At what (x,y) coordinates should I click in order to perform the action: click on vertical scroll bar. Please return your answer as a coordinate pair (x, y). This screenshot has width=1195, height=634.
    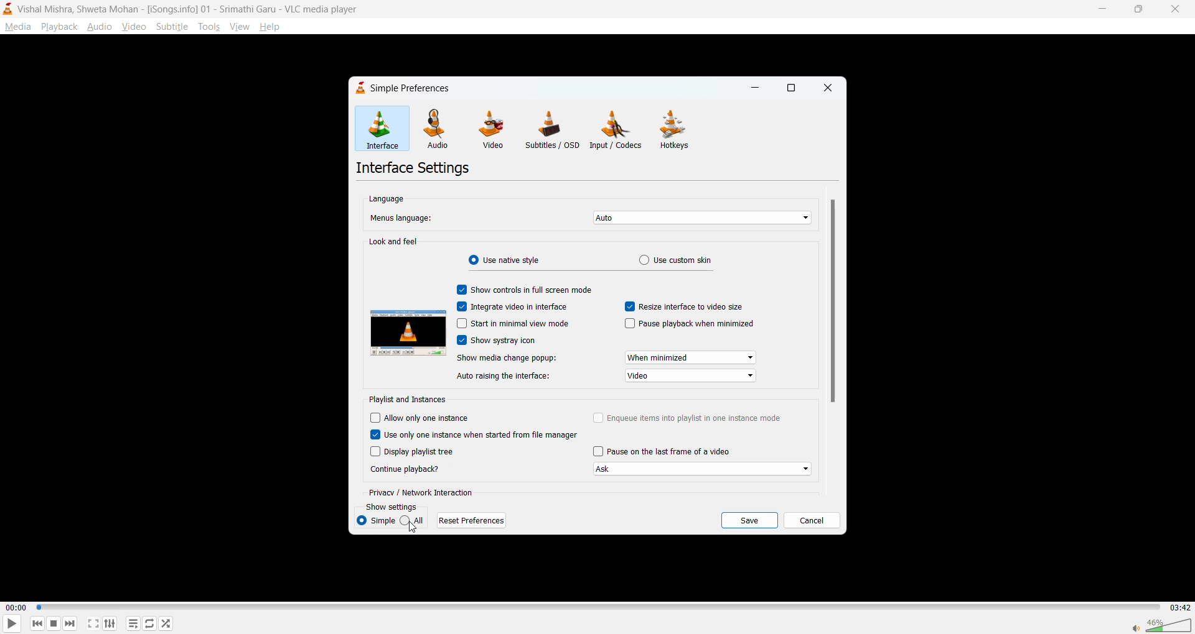
    Looking at the image, I should click on (832, 303).